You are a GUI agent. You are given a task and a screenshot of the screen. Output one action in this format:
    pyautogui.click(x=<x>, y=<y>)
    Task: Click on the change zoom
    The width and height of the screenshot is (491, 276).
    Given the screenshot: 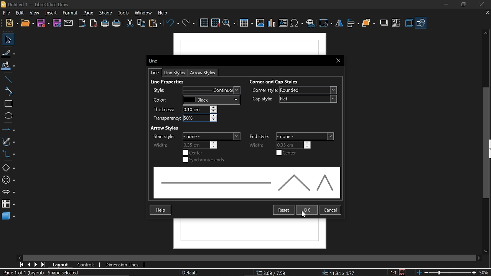 What is the action you would take?
    pyautogui.click(x=446, y=273)
    